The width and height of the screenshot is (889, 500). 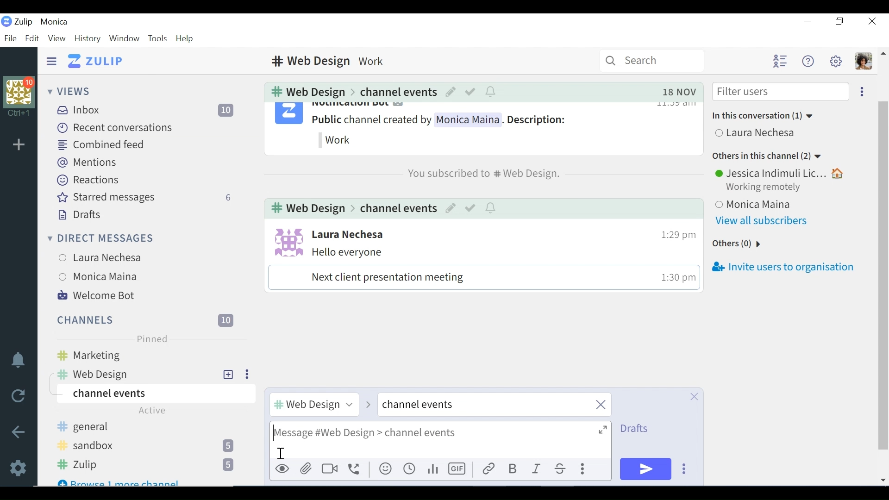 I want to click on Edit, so click(x=450, y=91).